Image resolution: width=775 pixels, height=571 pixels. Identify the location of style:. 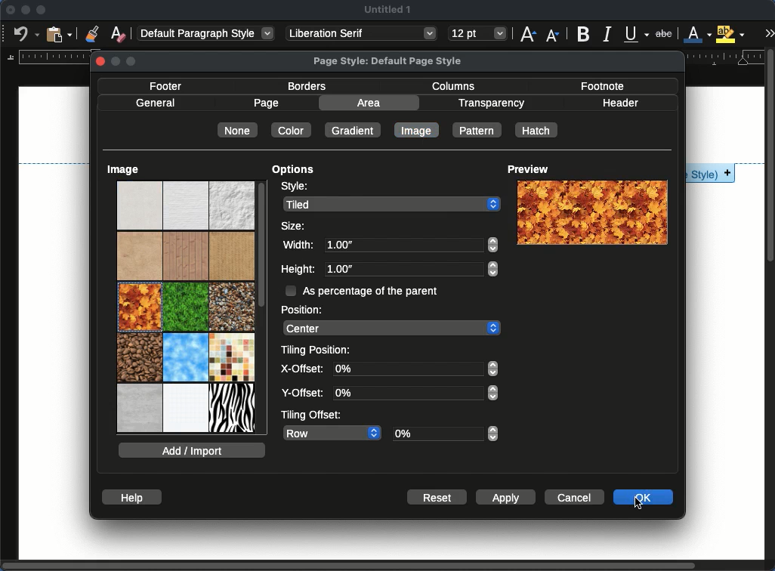
(301, 187).